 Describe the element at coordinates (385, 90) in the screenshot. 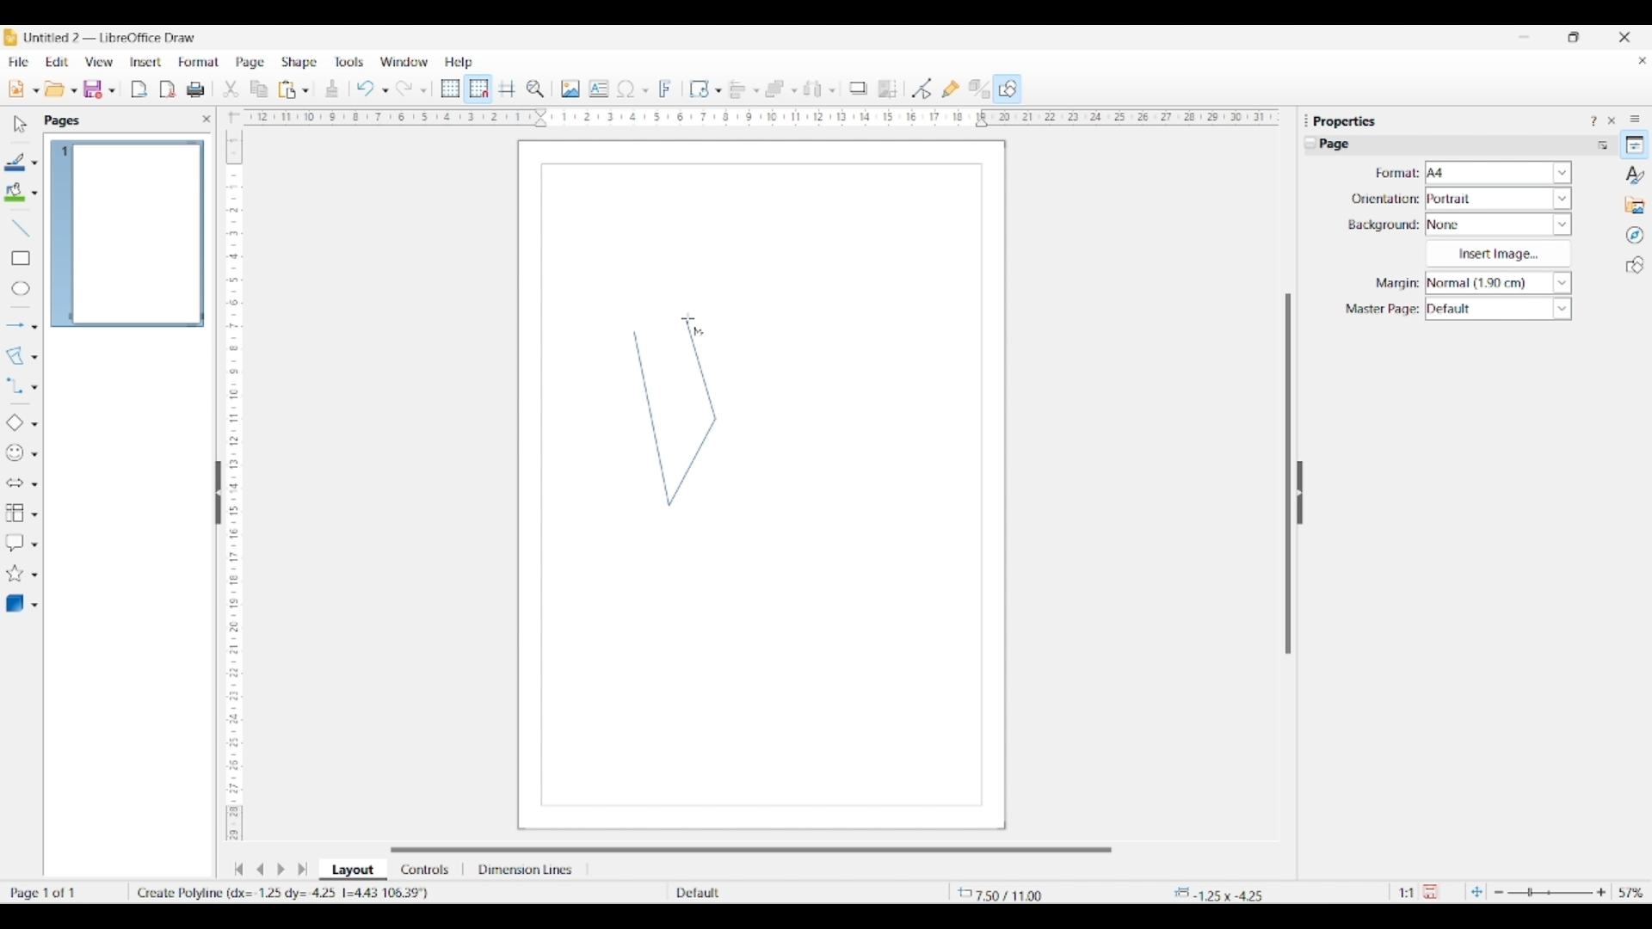

I see `Undo specific actions` at that location.